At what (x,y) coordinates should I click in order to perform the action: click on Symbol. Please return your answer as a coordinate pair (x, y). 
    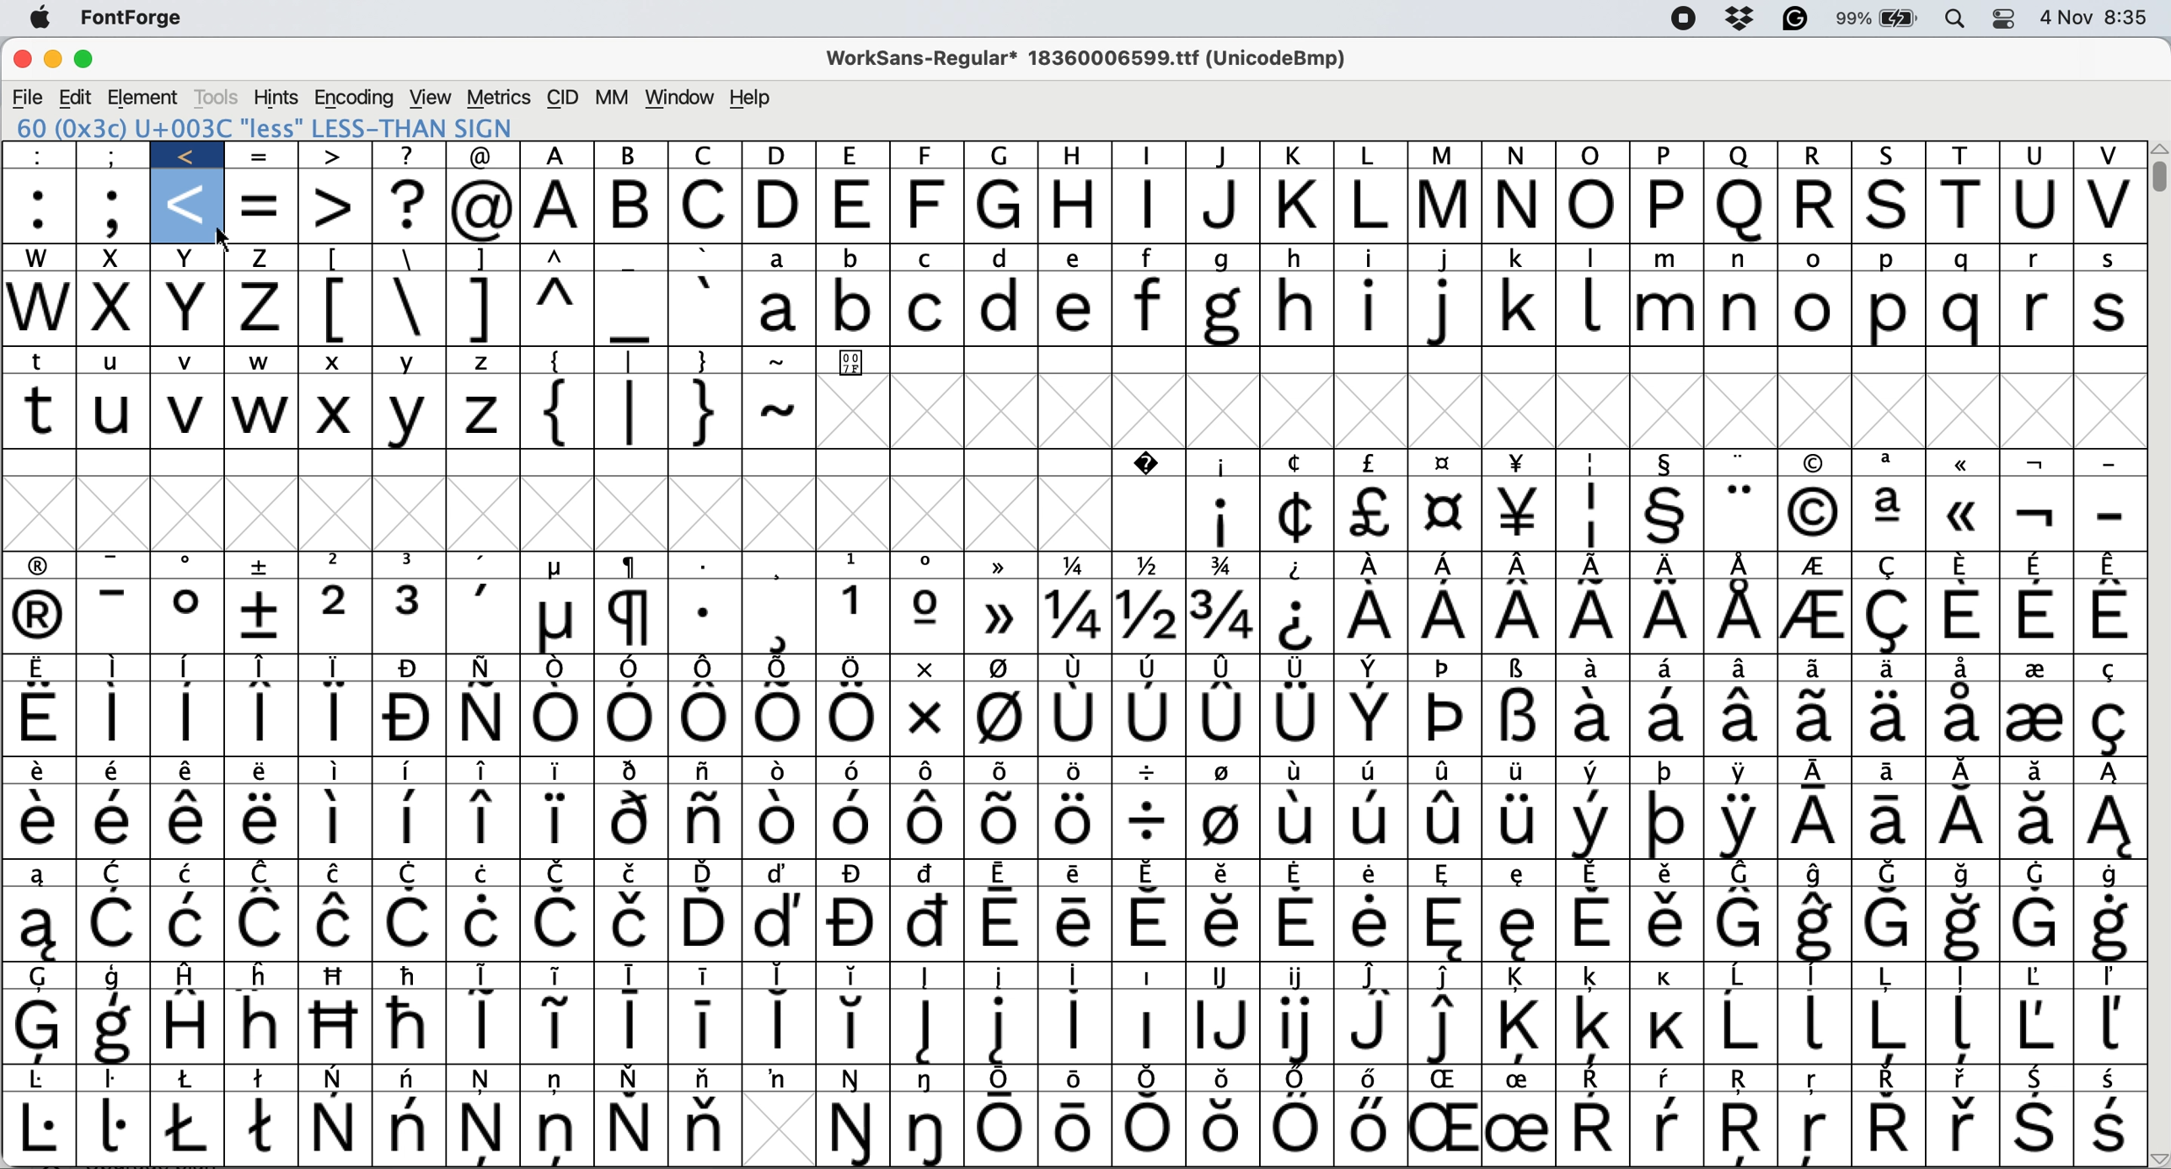
    Looking at the image, I should click on (44, 1080).